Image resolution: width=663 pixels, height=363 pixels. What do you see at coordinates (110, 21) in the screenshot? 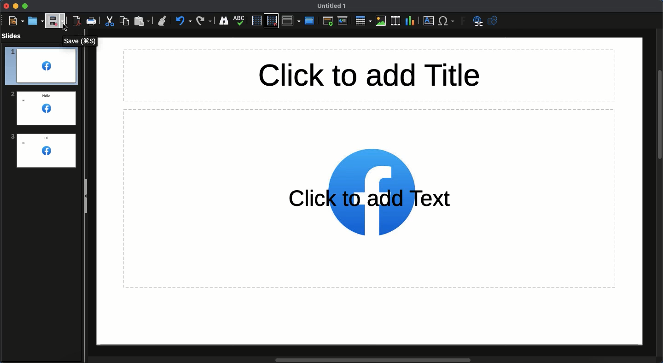
I see `Cut` at bounding box center [110, 21].